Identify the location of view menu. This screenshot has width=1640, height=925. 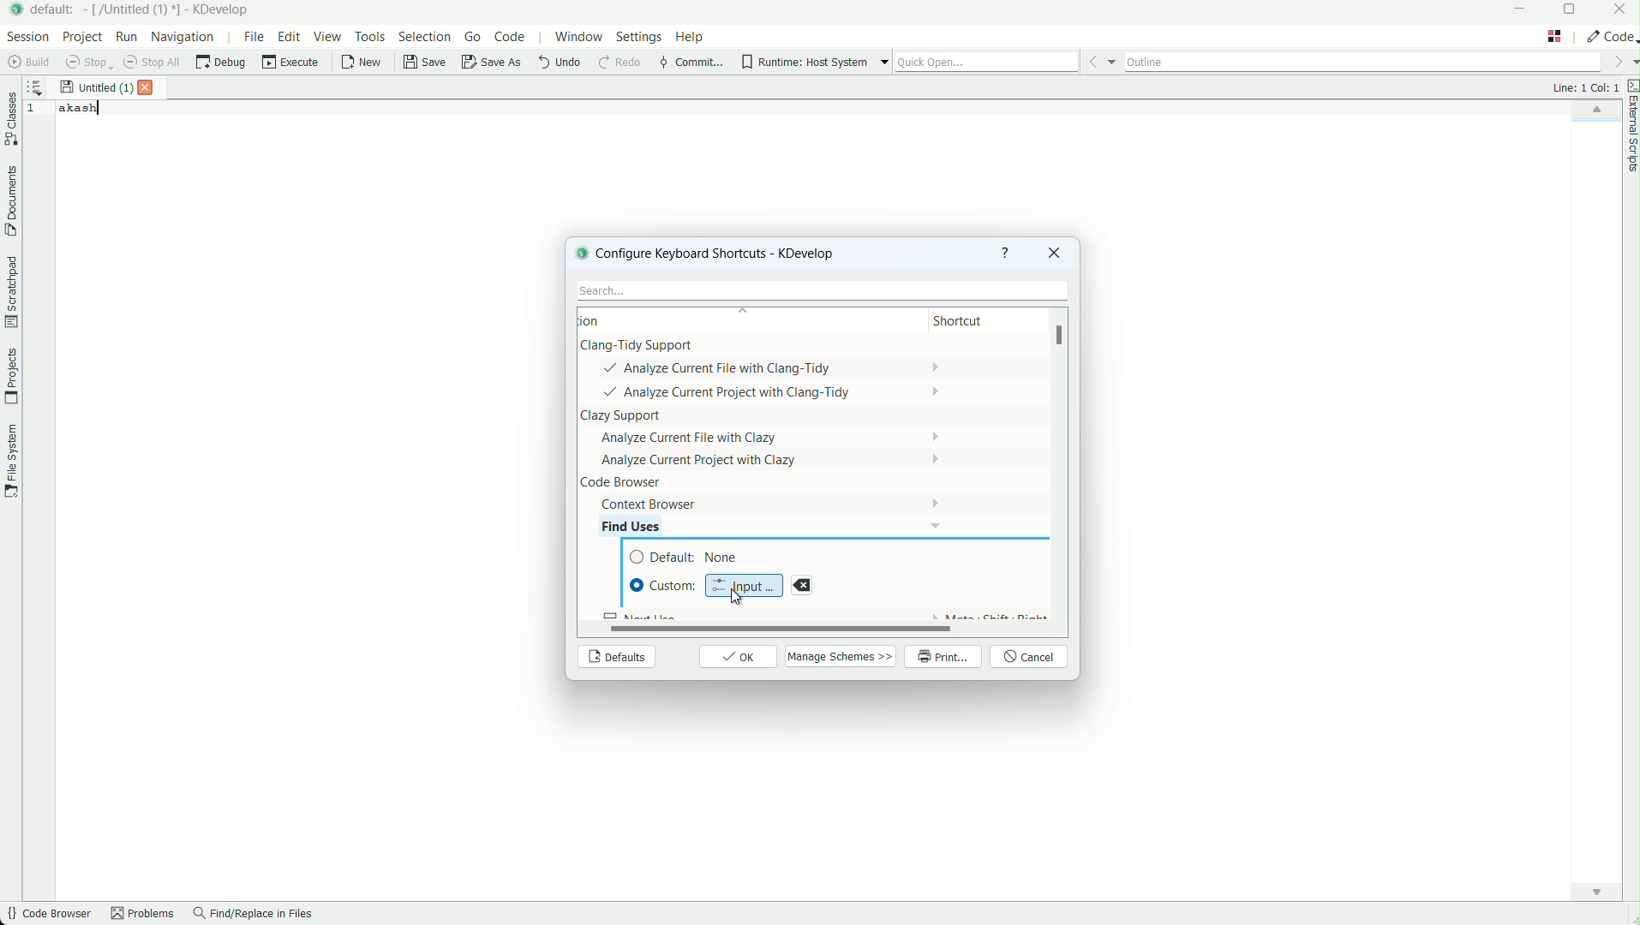
(330, 37).